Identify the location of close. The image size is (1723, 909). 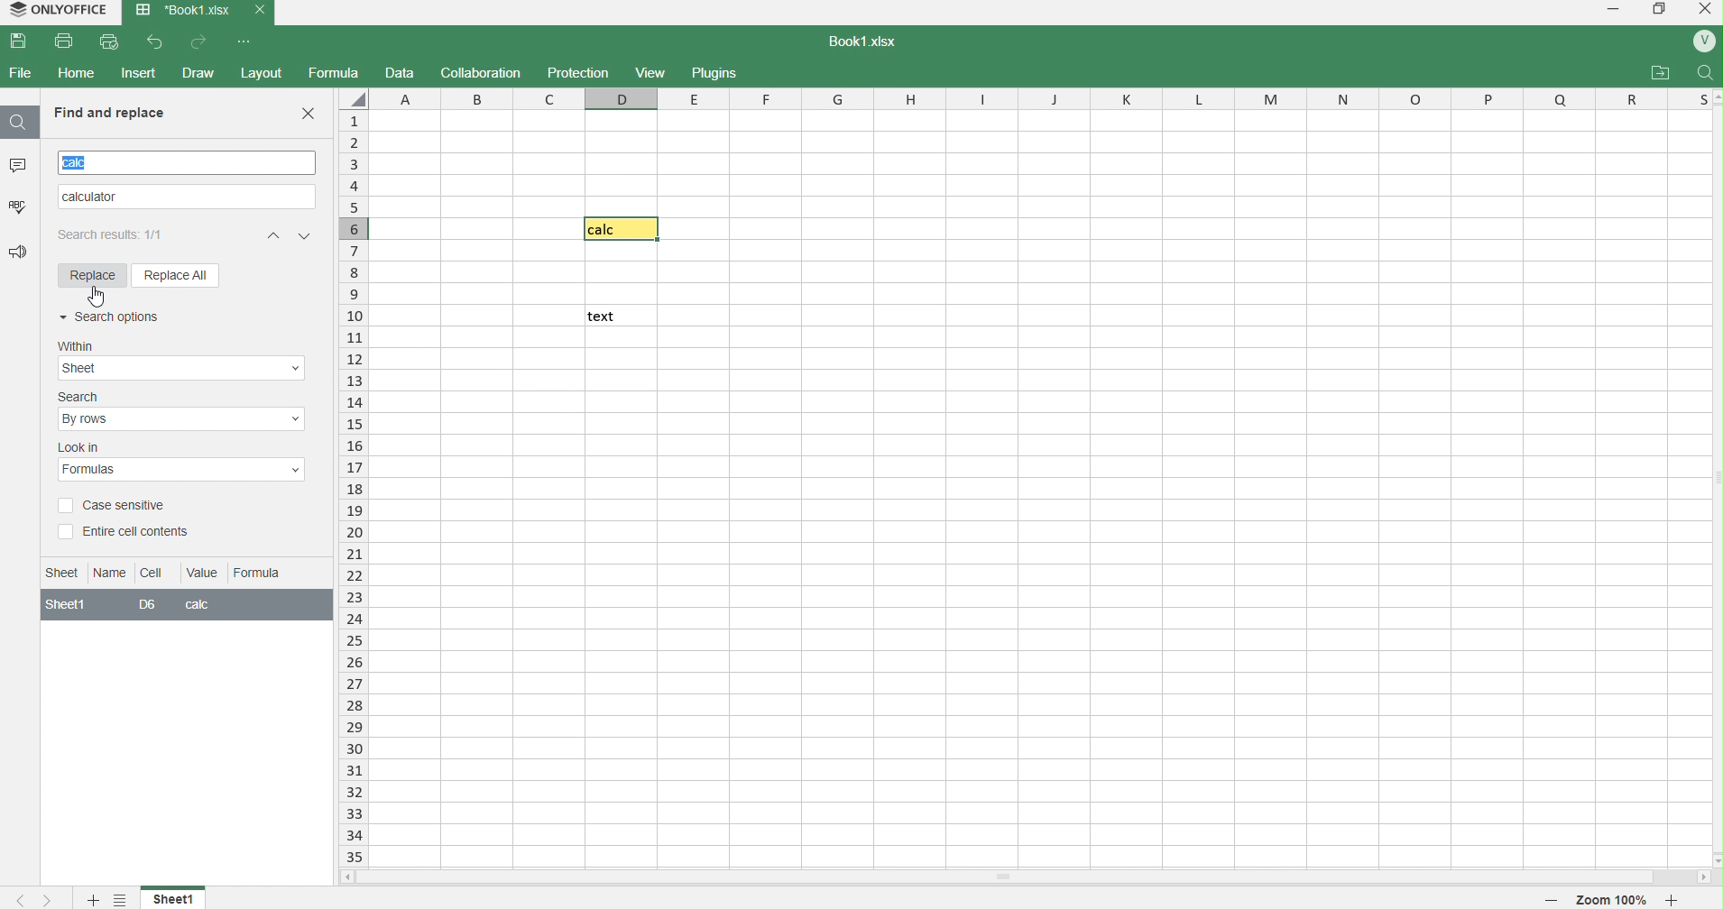
(1702, 13).